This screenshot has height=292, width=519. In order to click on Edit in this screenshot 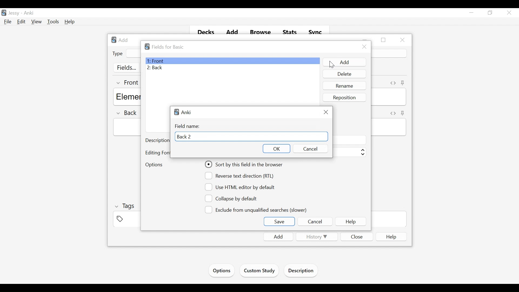, I will do `click(21, 21)`.